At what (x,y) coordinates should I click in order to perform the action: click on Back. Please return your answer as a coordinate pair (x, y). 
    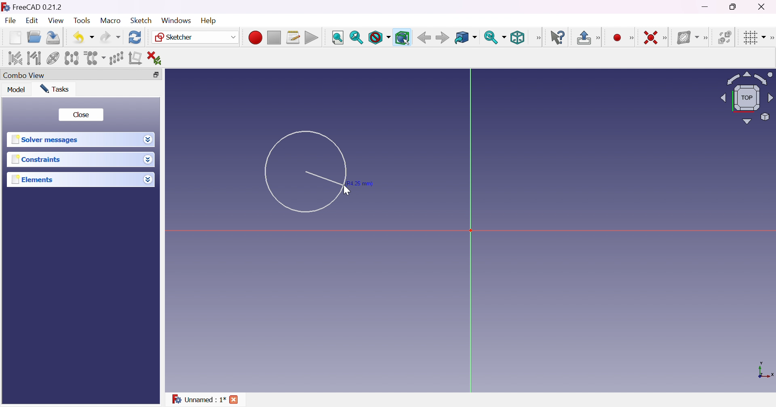
    Looking at the image, I should click on (442, 38).